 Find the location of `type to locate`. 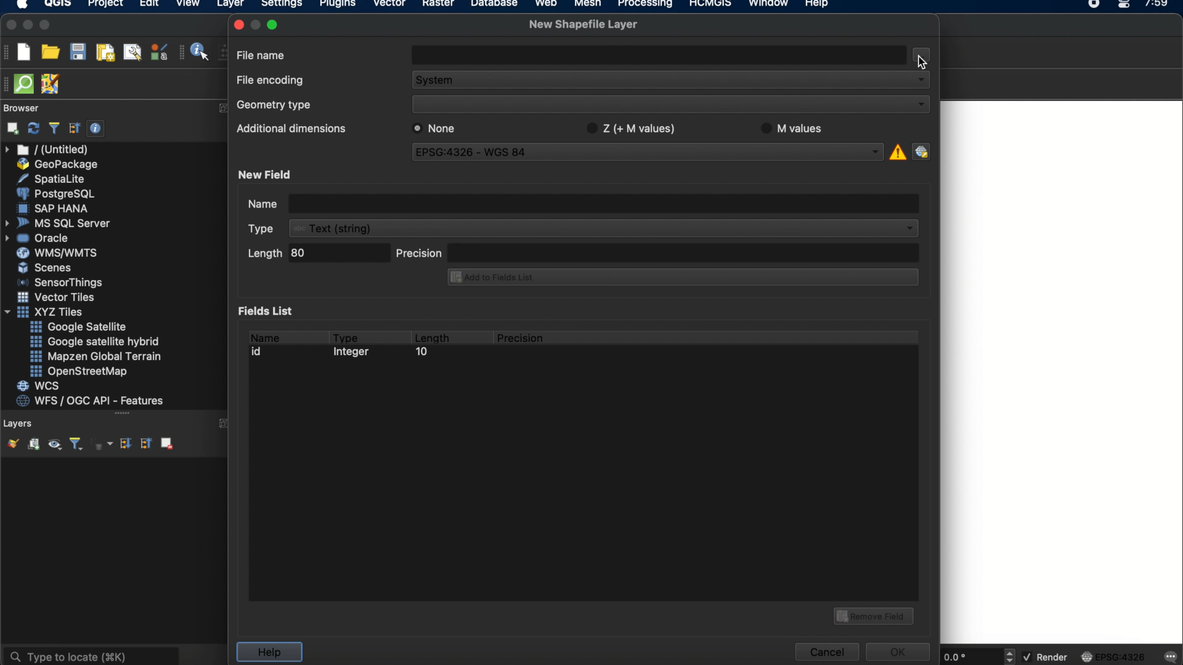

type to locate is located at coordinates (91, 655).